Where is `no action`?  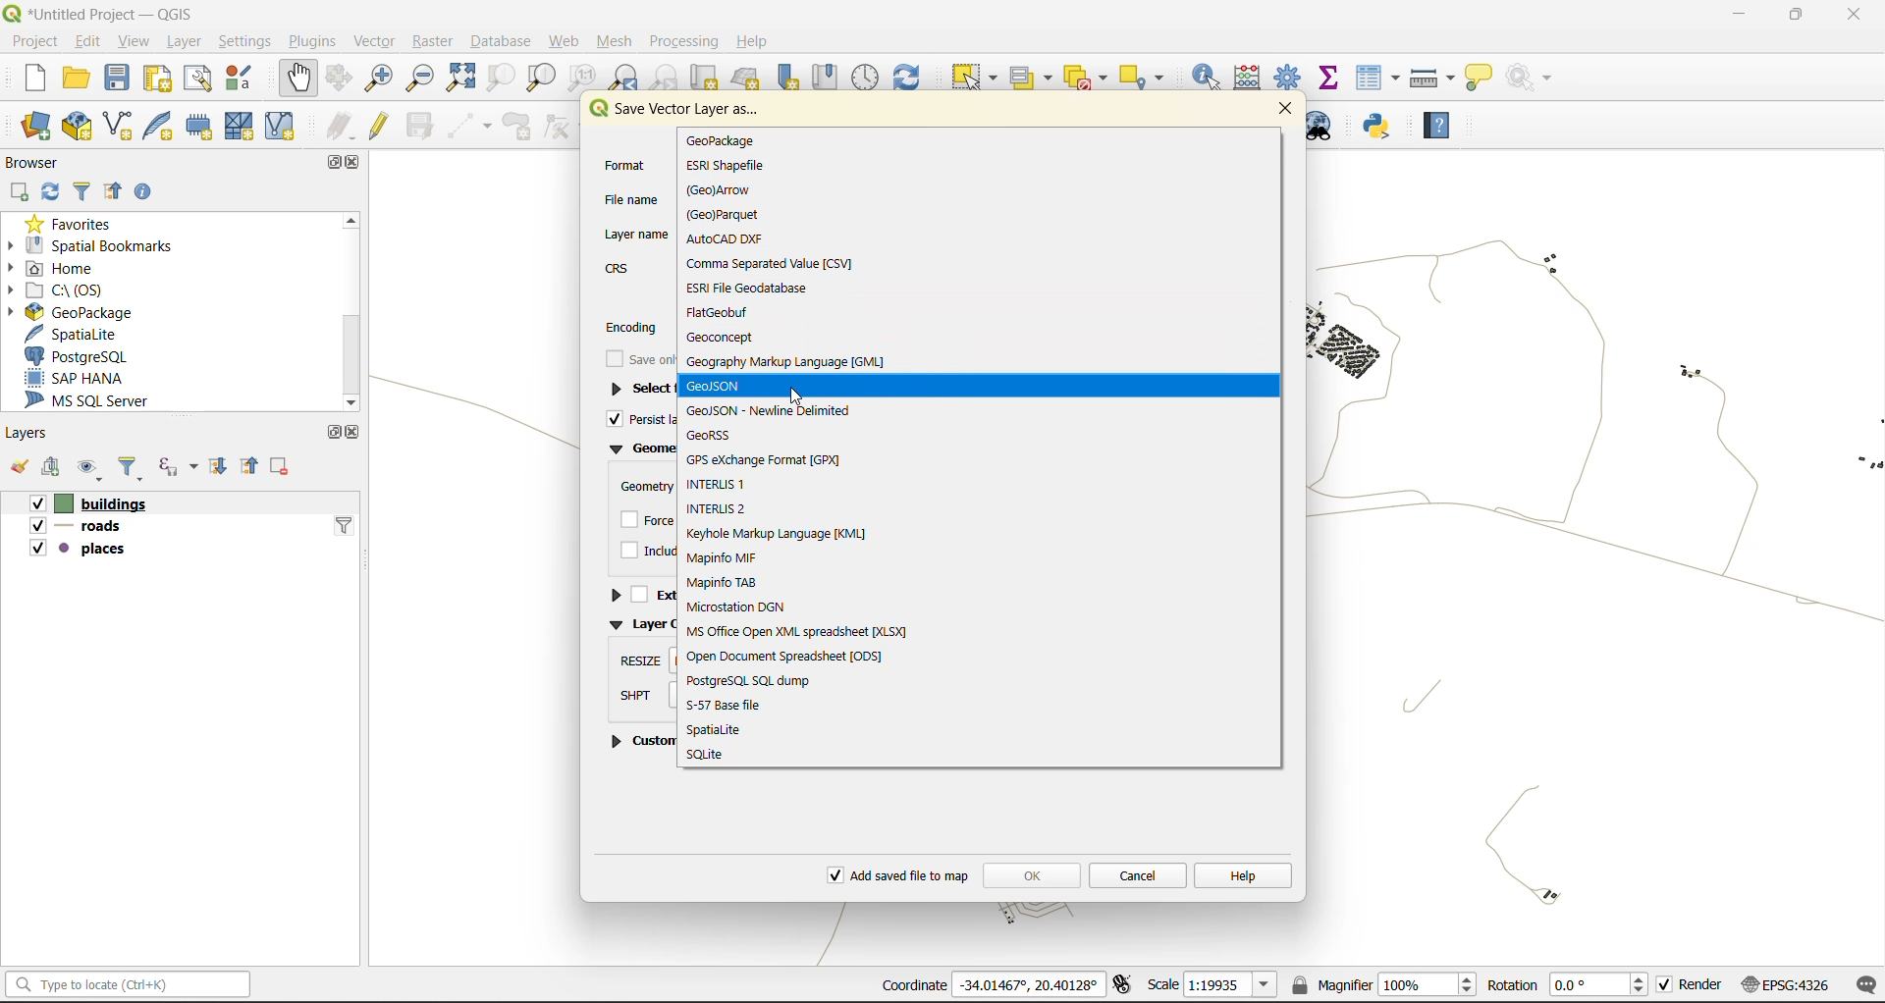 no action is located at coordinates (1535, 78).